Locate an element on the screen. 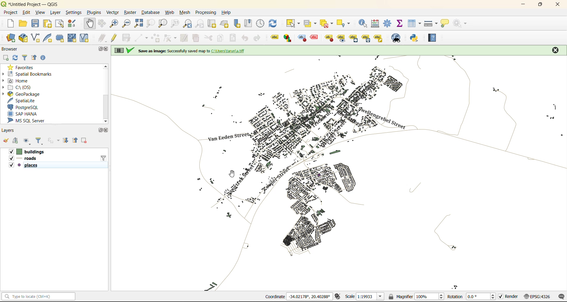  pan map is located at coordinates (90, 24).